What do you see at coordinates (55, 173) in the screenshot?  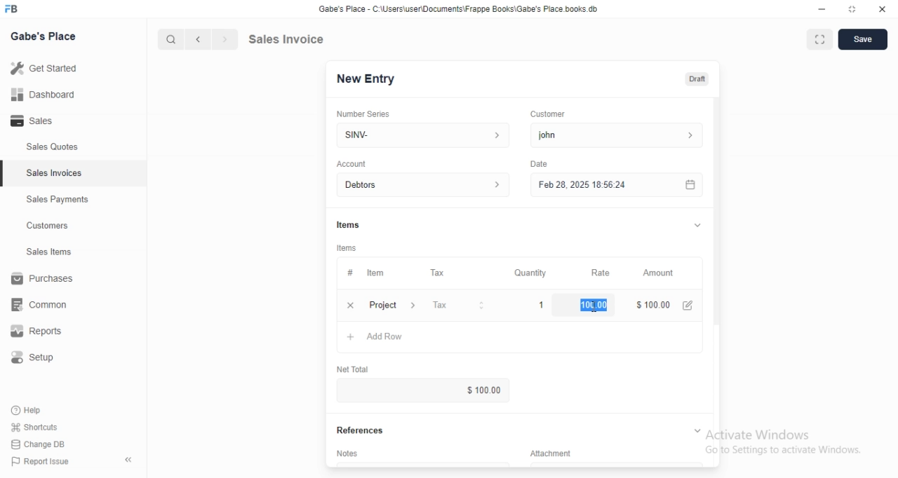 I see `Sales Invoices` at bounding box center [55, 173].